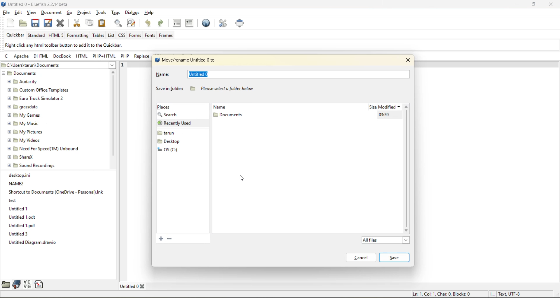 This screenshot has width=560, height=298. I want to click on copy, so click(90, 23).